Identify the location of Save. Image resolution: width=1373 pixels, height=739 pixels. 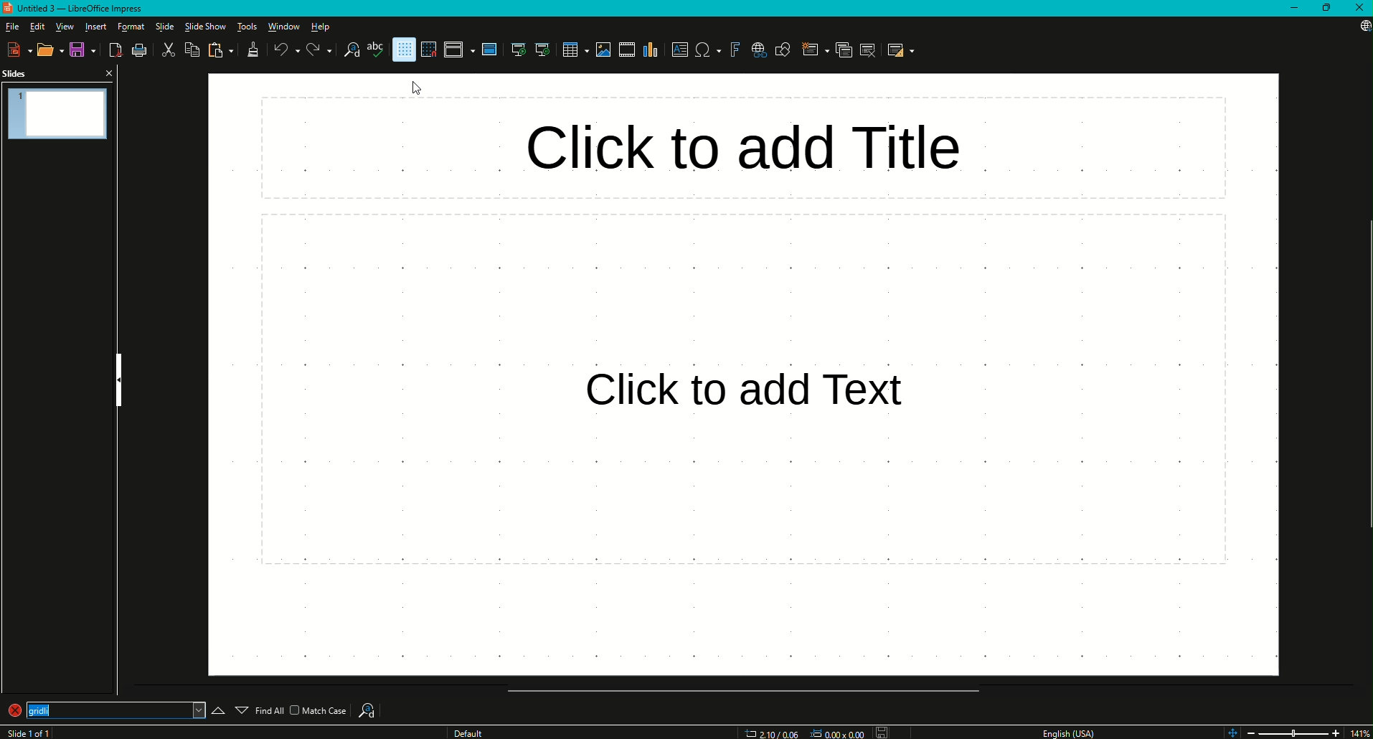
(80, 50).